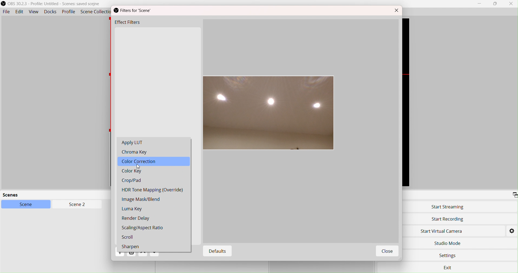 Image resolution: width=518 pixels, height=273 pixels. Describe the element at coordinates (445, 231) in the screenshot. I see `Start Virtual Camera` at that location.